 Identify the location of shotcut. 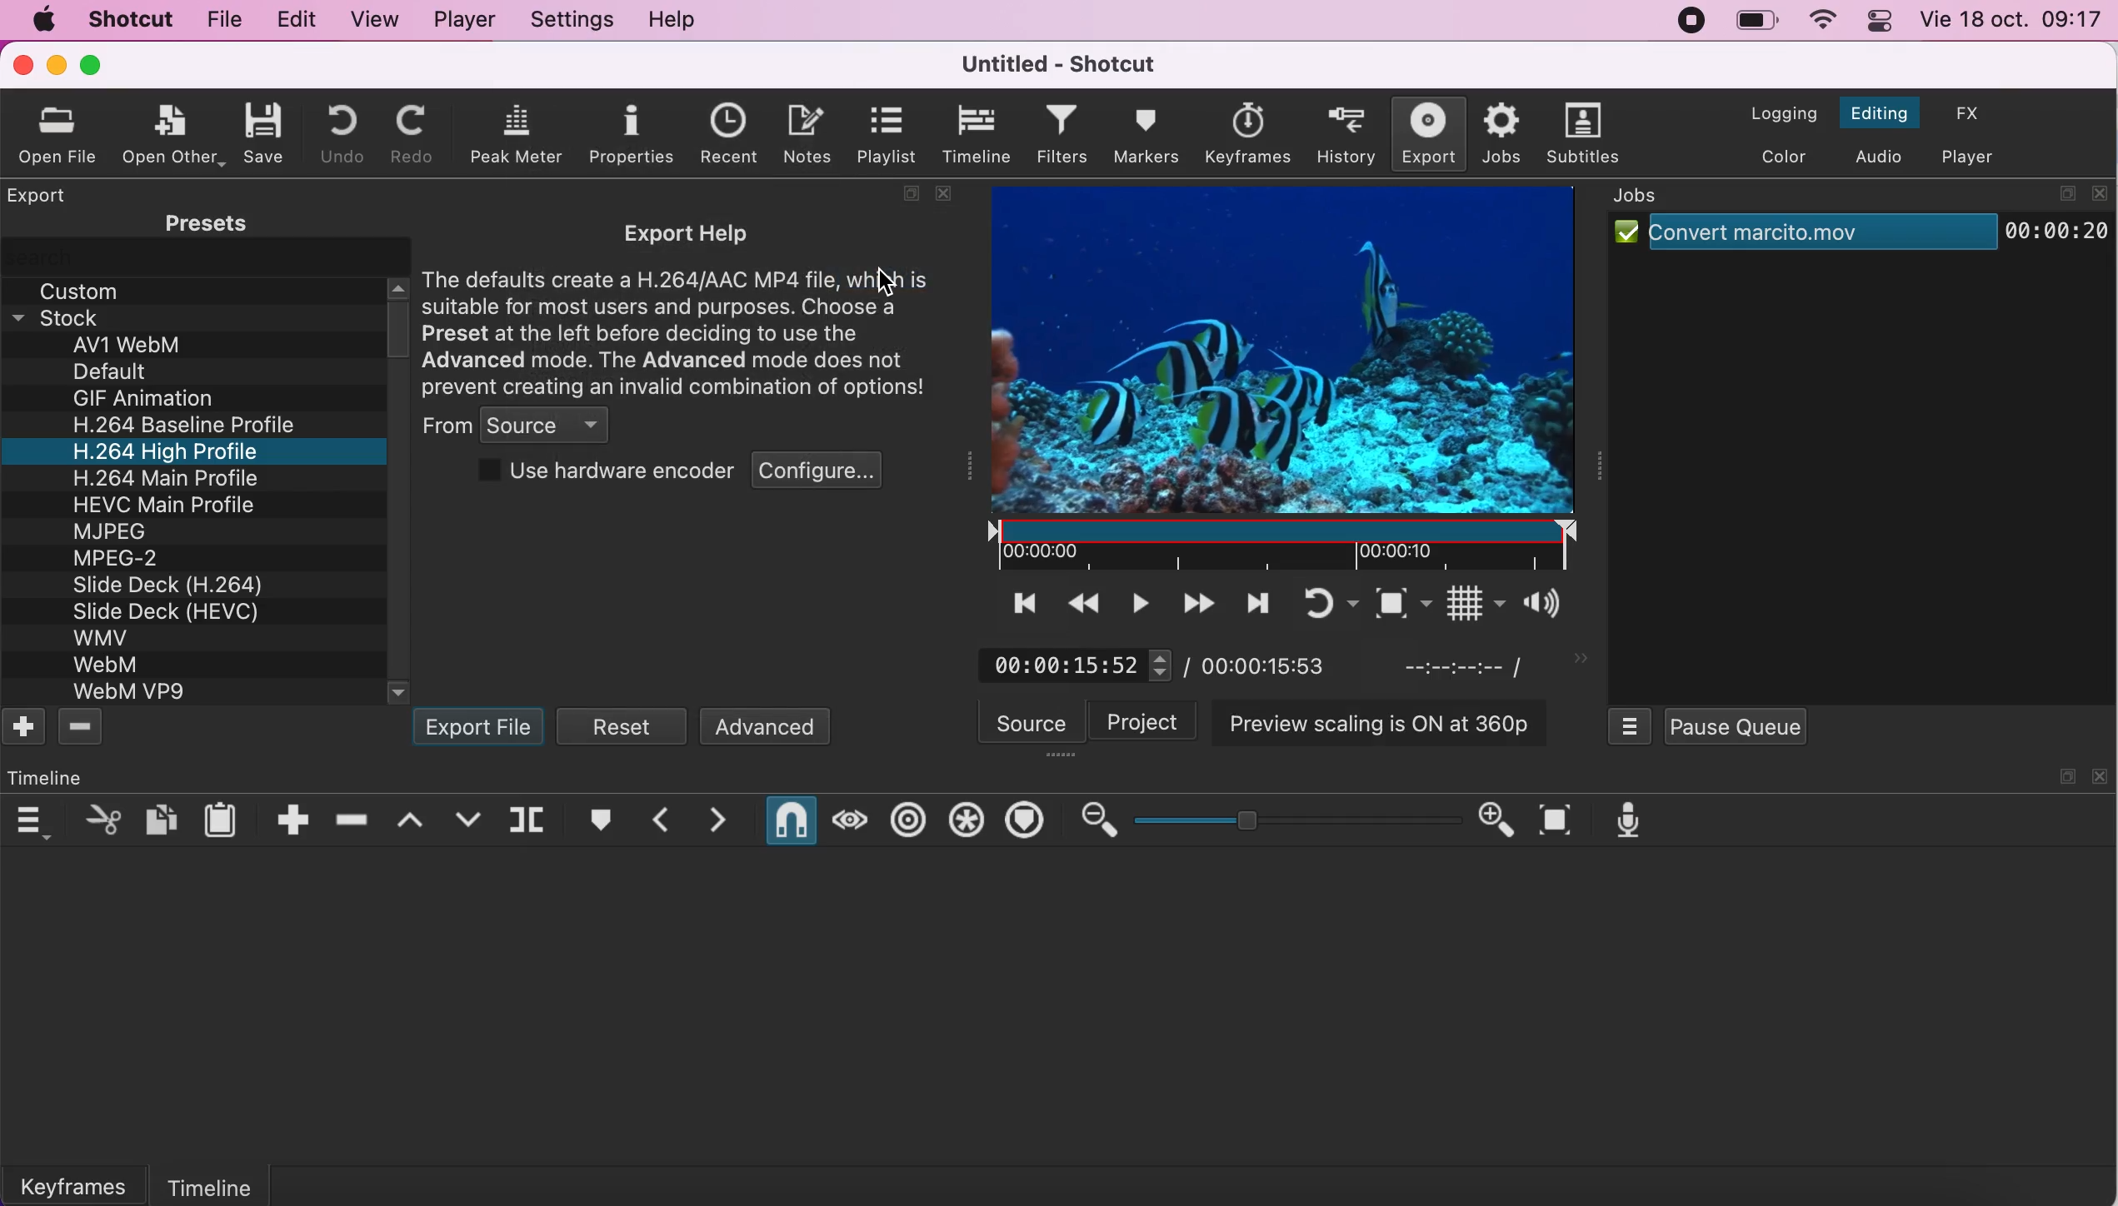
(127, 19).